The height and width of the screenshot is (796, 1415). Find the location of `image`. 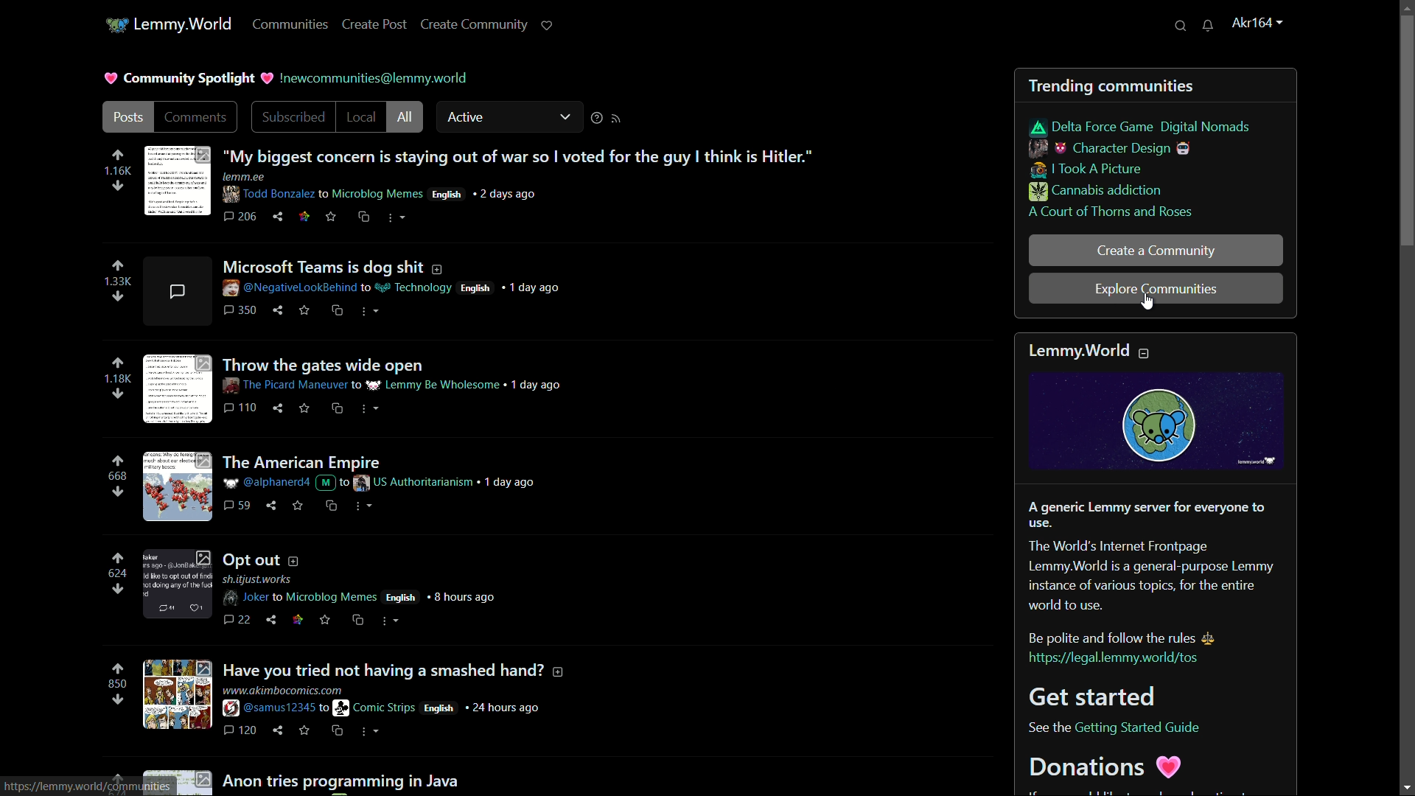

image is located at coordinates (176, 582).